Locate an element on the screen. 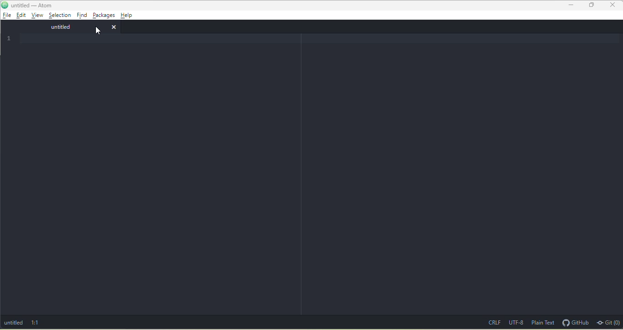 The height and width of the screenshot is (330, 623). cursor is located at coordinates (97, 30).